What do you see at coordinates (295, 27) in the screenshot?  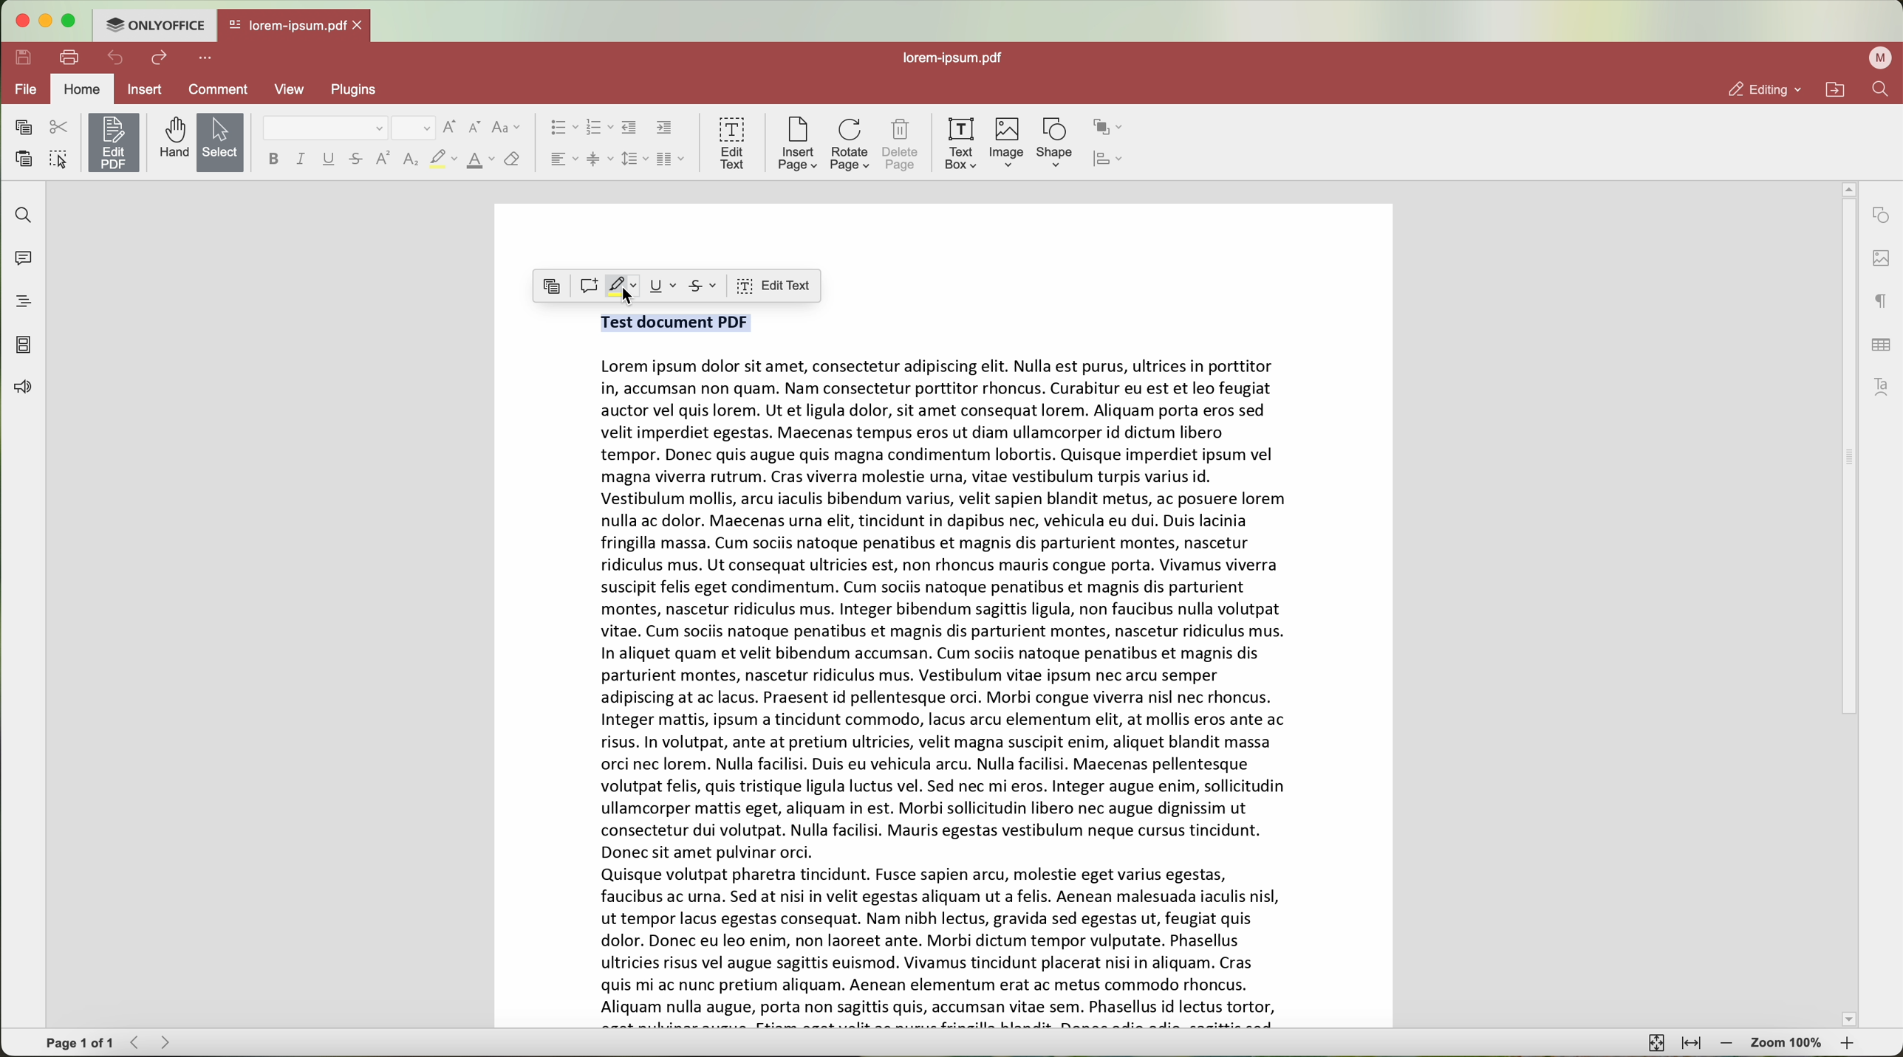 I see `open file` at bounding box center [295, 27].